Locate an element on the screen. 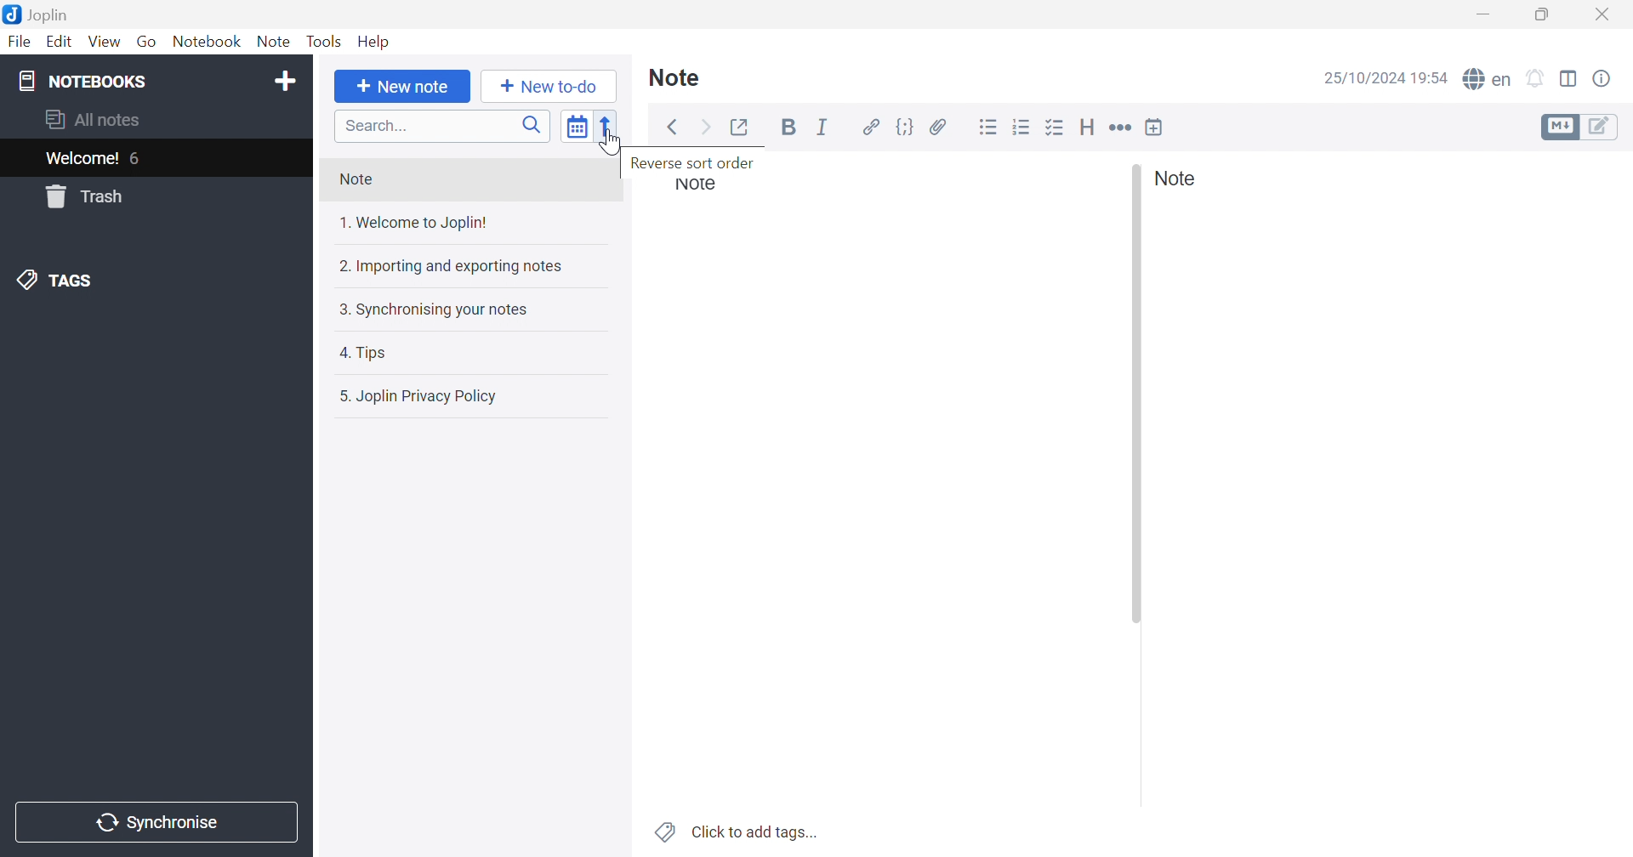 Image resolution: width=1633 pixels, height=857 pixels. Trash is located at coordinates (86, 196).